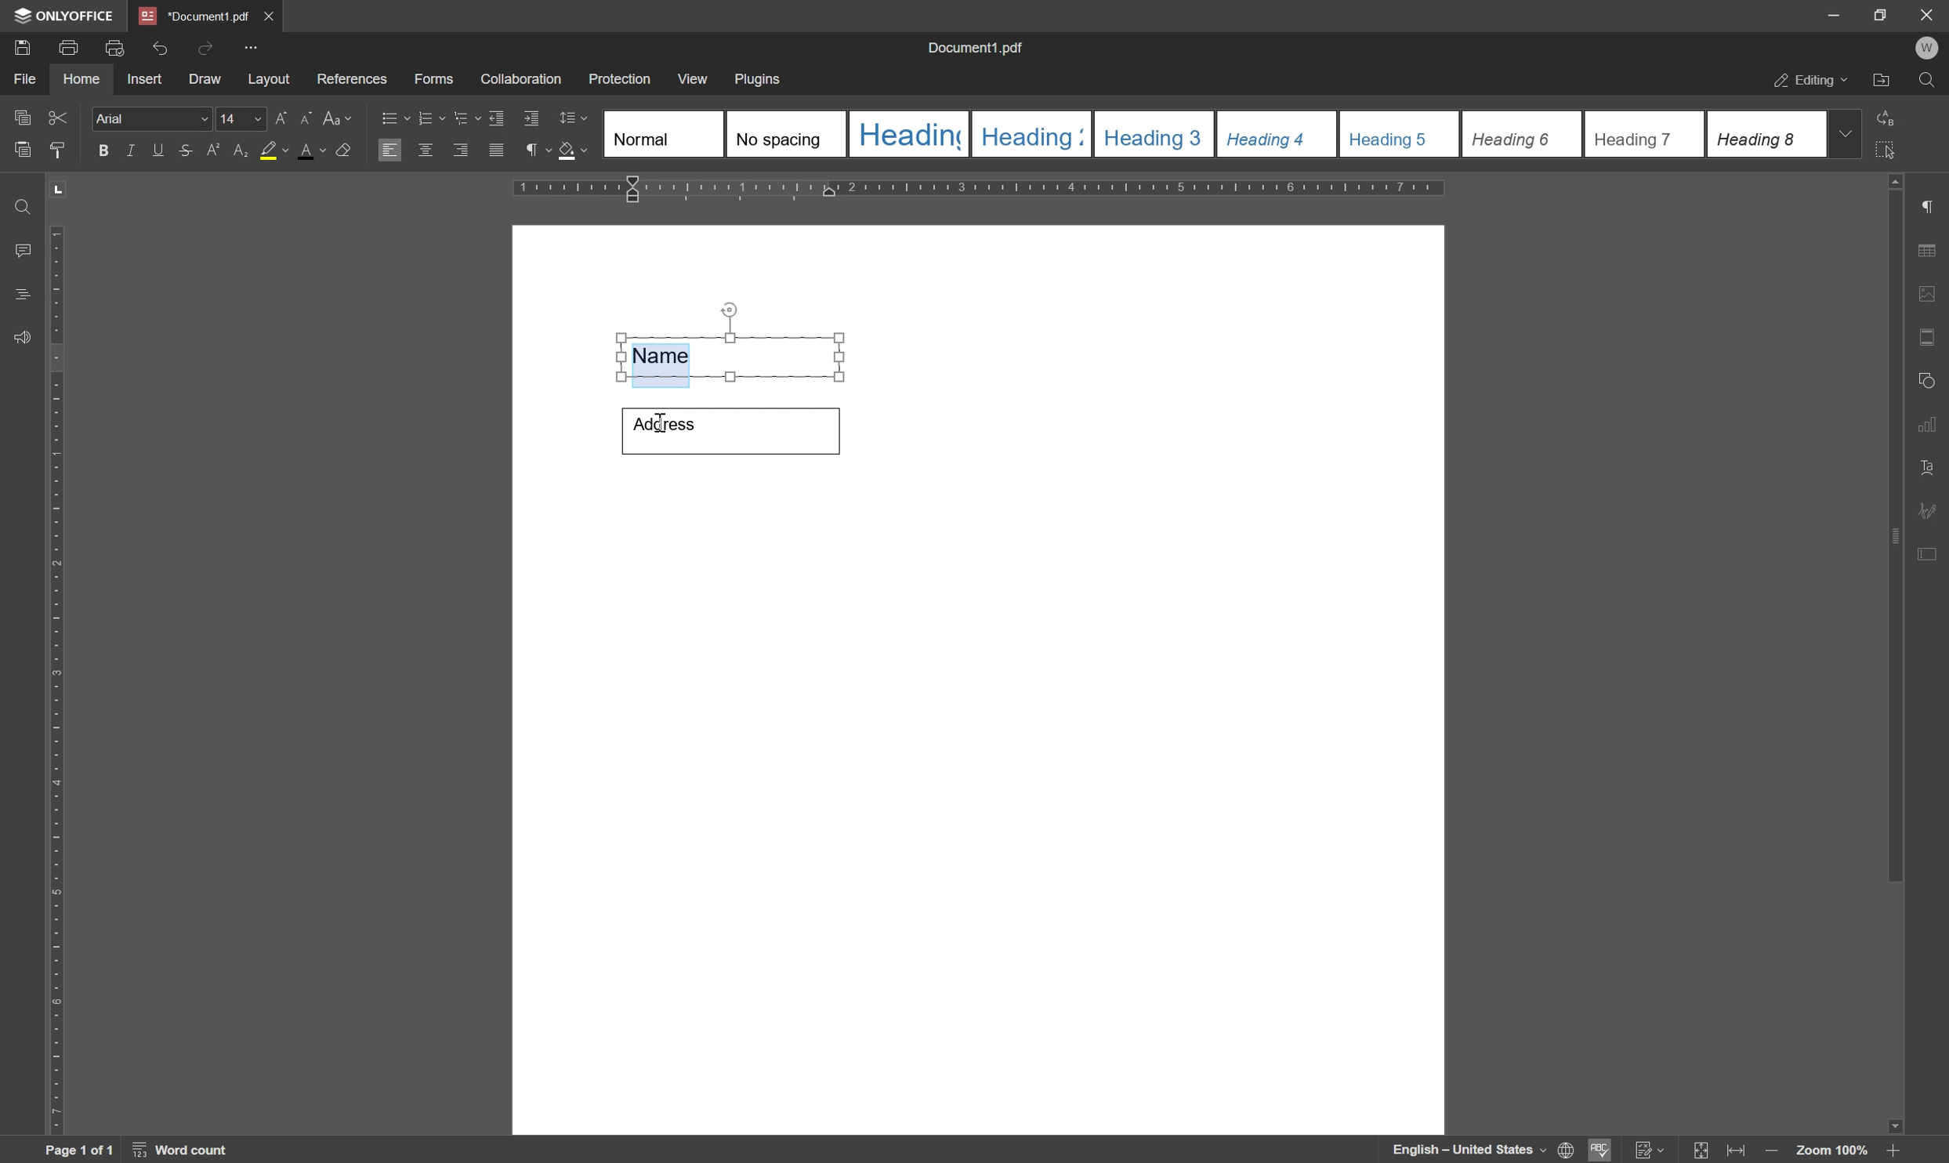 The image size is (1949, 1163). What do you see at coordinates (99, 151) in the screenshot?
I see `bold` at bounding box center [99, 151].